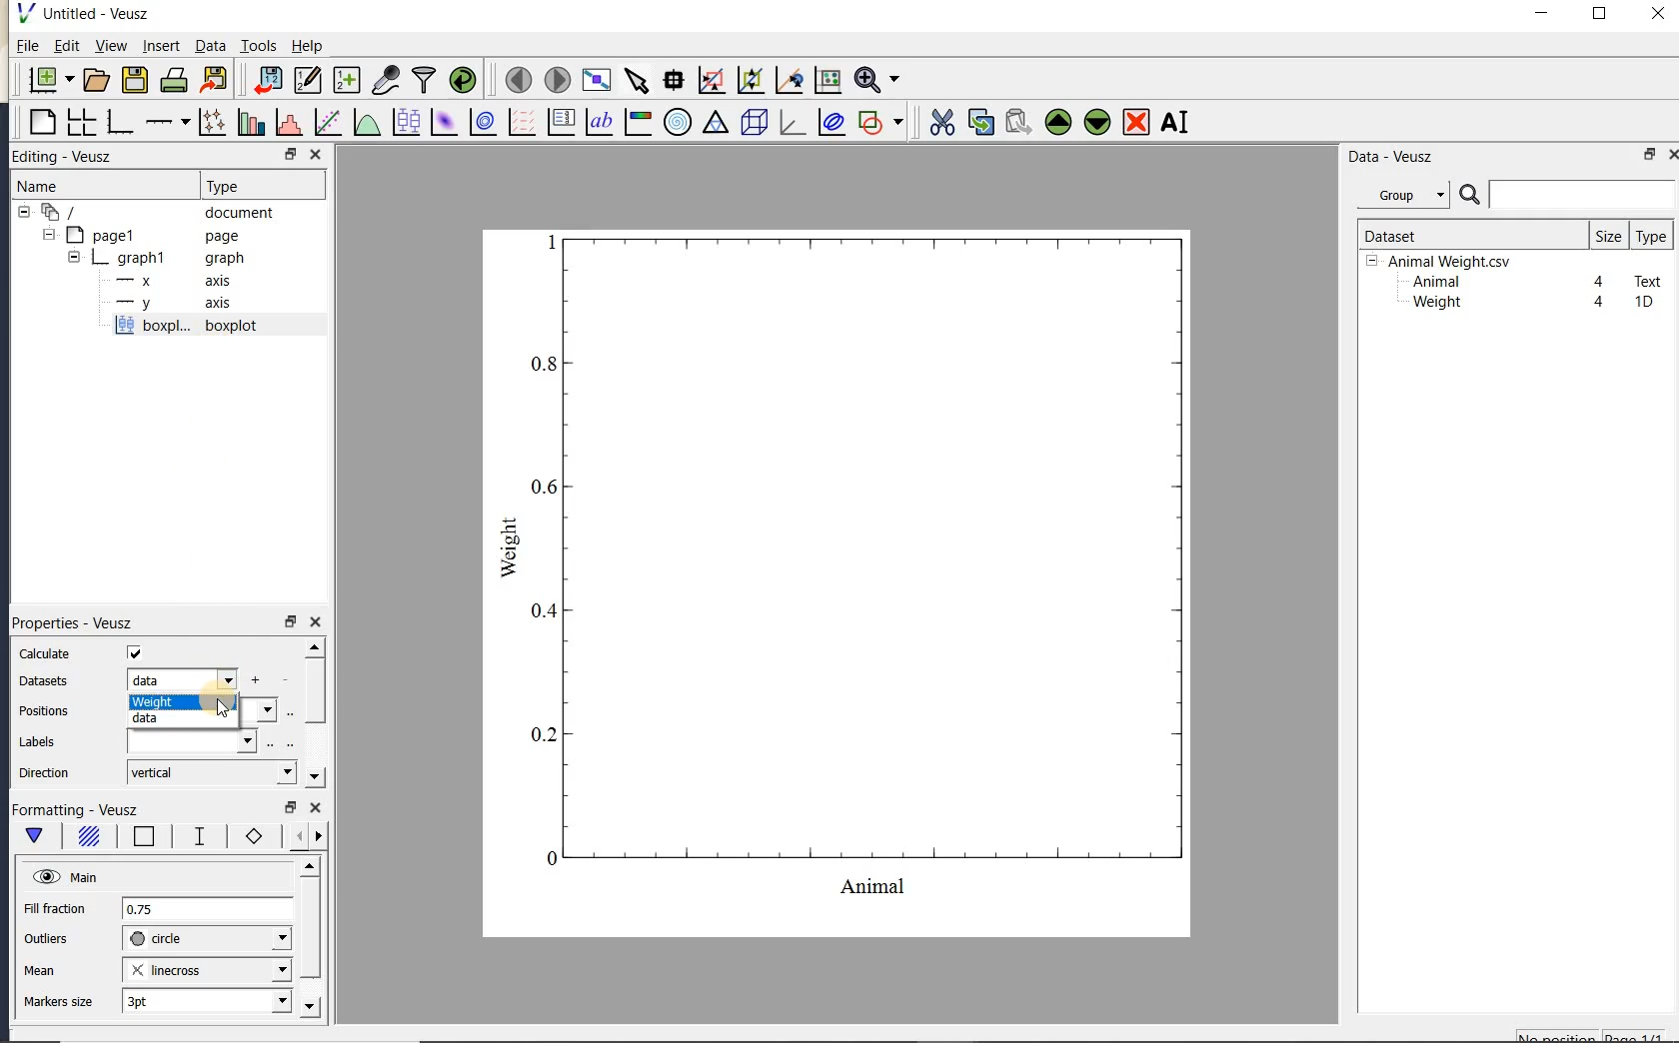 Image resolution: width=1679 pixels, height=1043 pixels. I want to click on CLOSE, so click(315, 154).